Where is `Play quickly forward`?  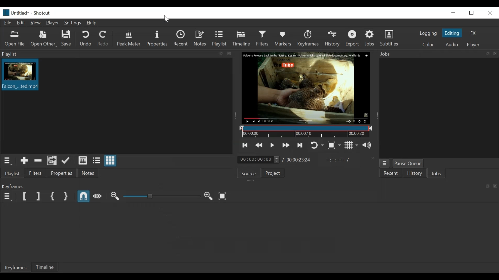 Play quickly forward is located at coordinates (286, 145).